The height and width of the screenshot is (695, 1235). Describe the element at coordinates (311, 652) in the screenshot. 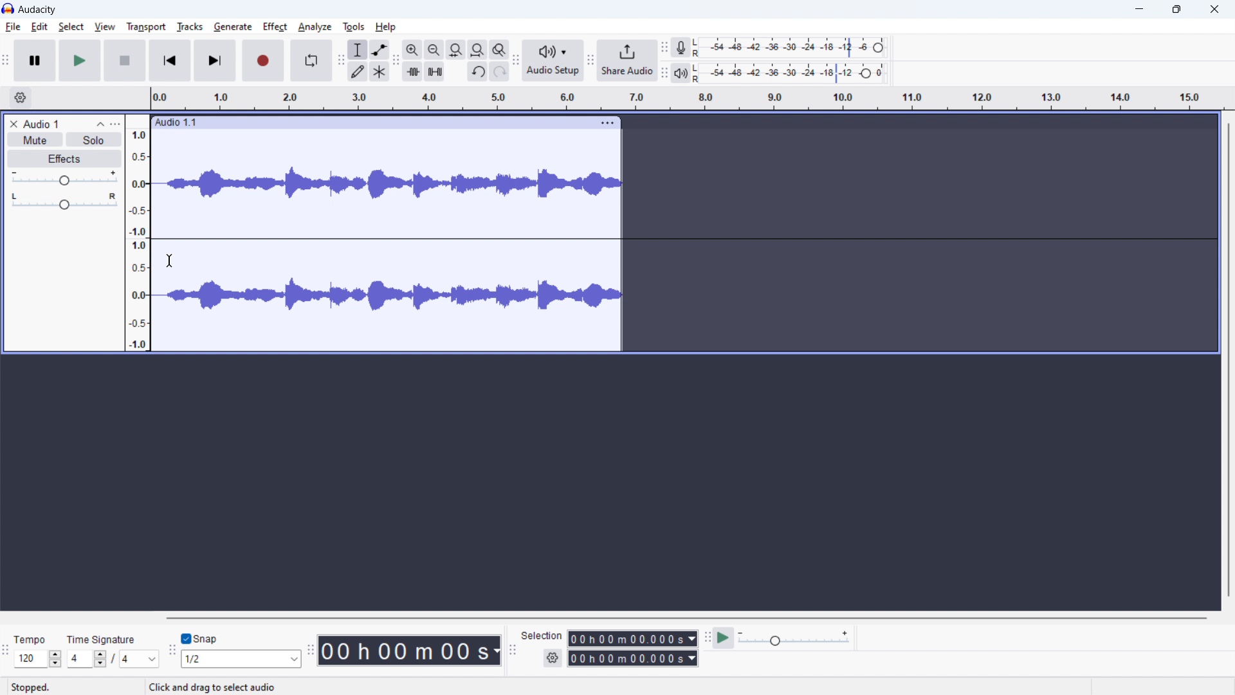

I see `time toolbar` at that location.